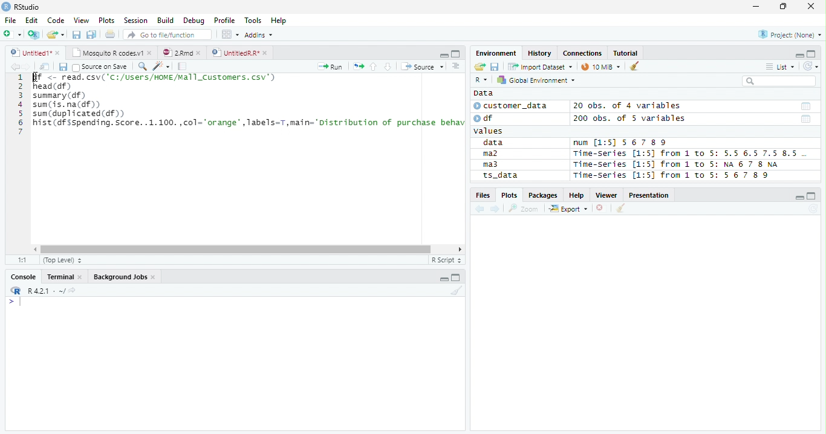 Image resolution: width=826 pixels, height=434 pixels. What do you see at coordinates (524, 209) in the screenshot?
I see `Zoom` at bounding box center [524, 209].